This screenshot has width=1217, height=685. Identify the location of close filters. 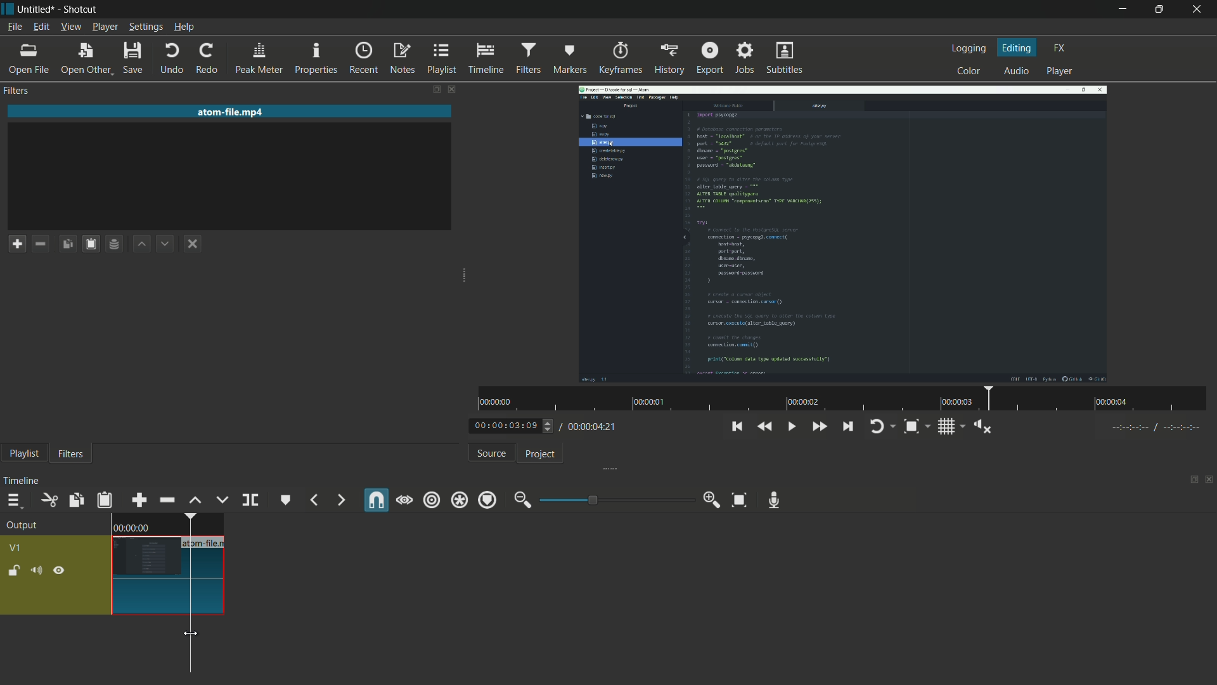
(451, 89).